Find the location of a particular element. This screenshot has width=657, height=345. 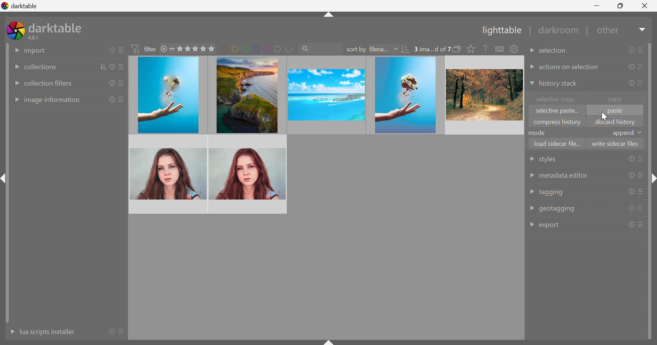

write sidecar files is located at coordinates (615, 143).